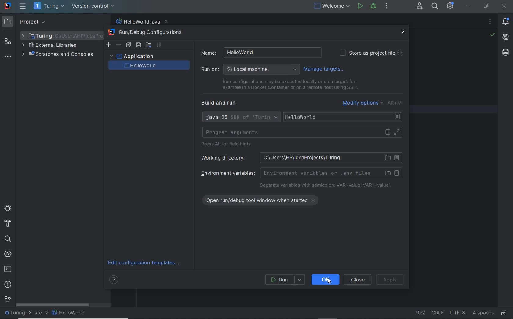 The image size is (513, 319). What do you see at coordinates (504, 313) in the screenshot?
I see `make file ready only` at bounding box center [504, 313].